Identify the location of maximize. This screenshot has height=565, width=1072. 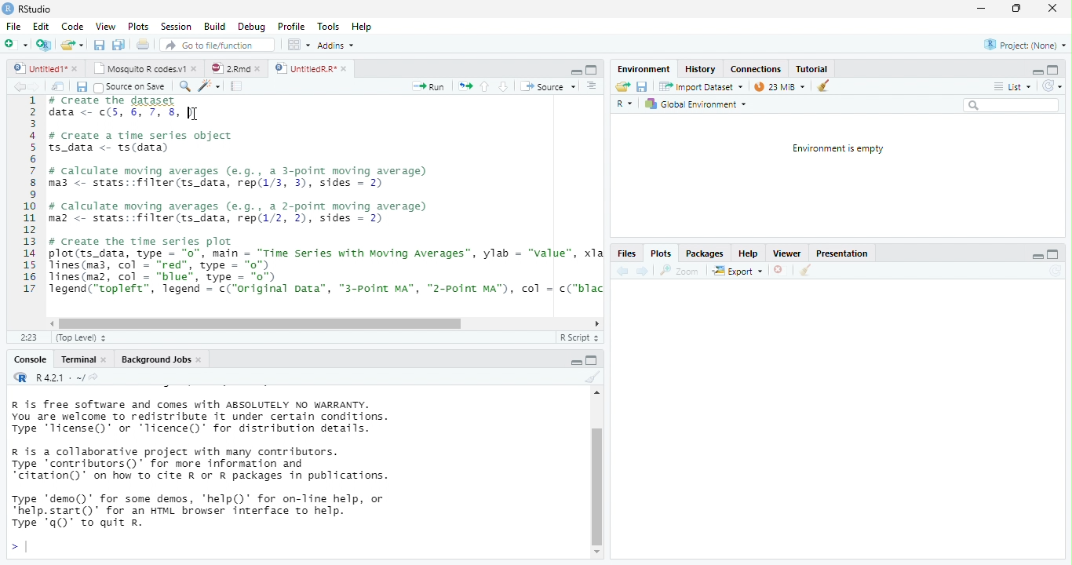
(592, 70).